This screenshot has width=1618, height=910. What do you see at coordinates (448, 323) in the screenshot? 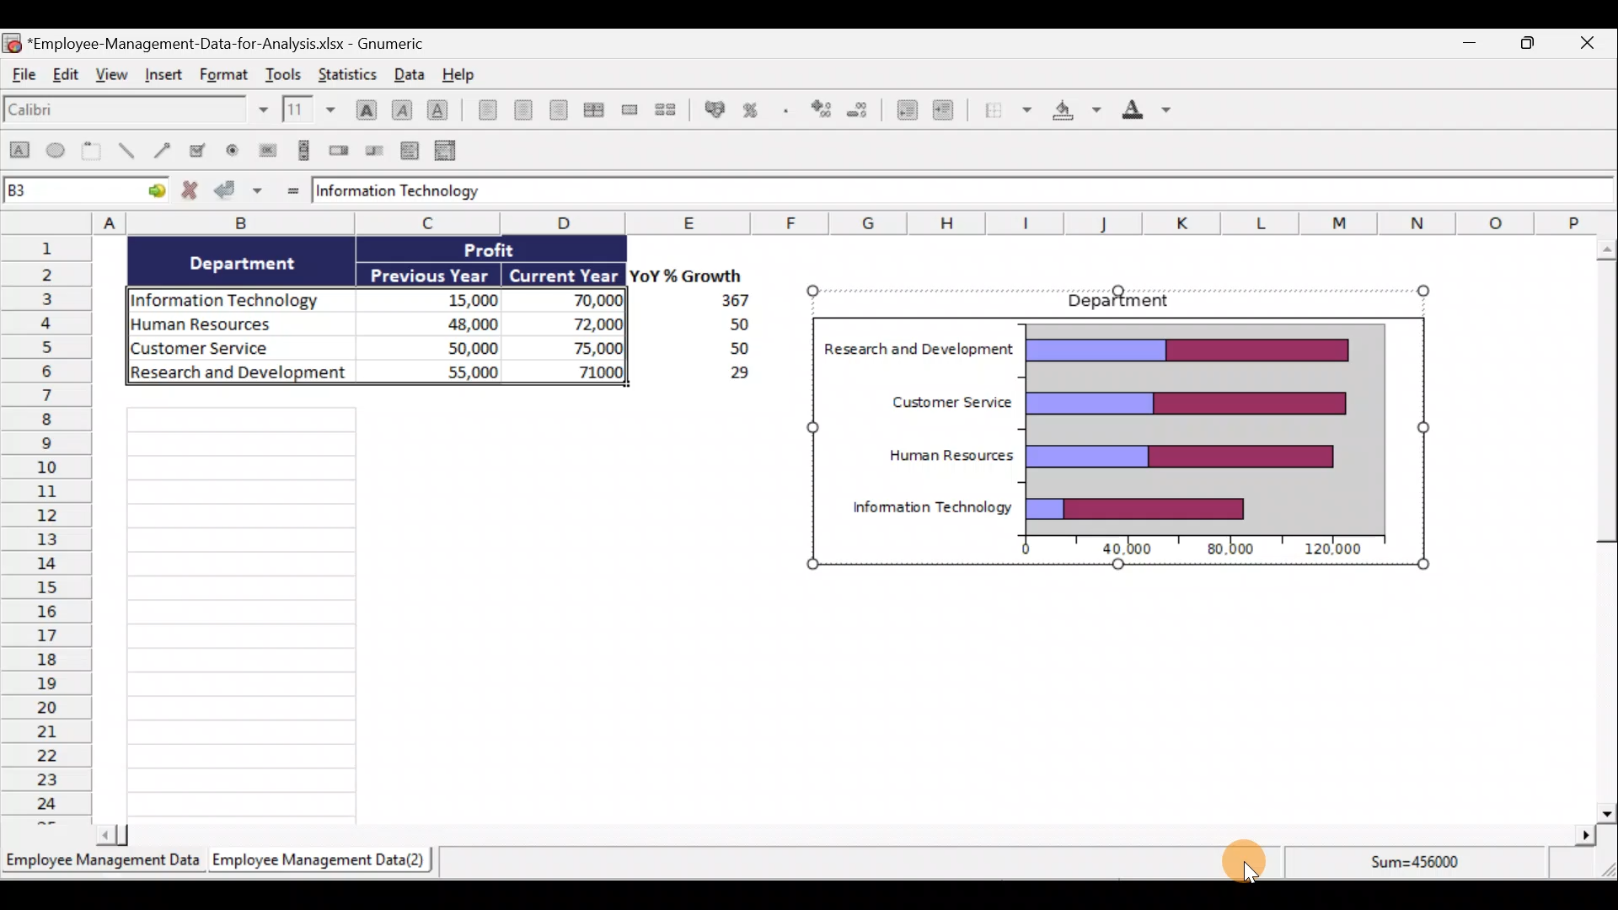
I see `48,000` at bounding box center [448, 323].